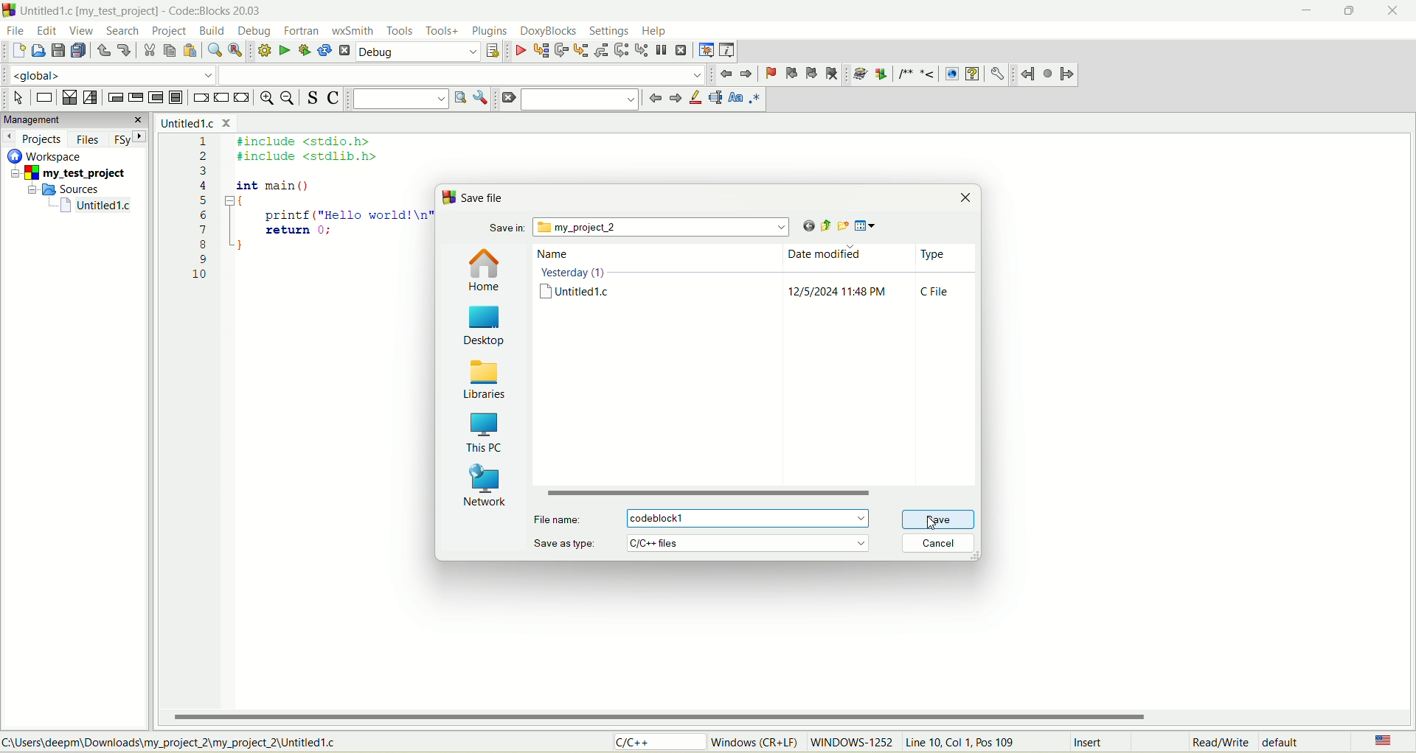 Image resolution: width=1416 pixels, height=753 pixels. Describe the element at coordinates (1091, 743) in the screenshot. I see `insert` at that location.